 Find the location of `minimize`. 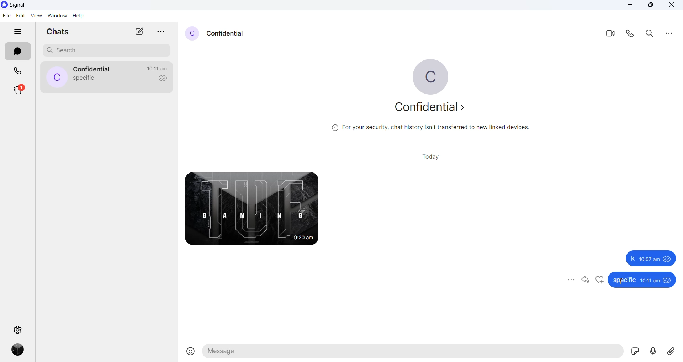

minimize is located at coordinates (631, 5).